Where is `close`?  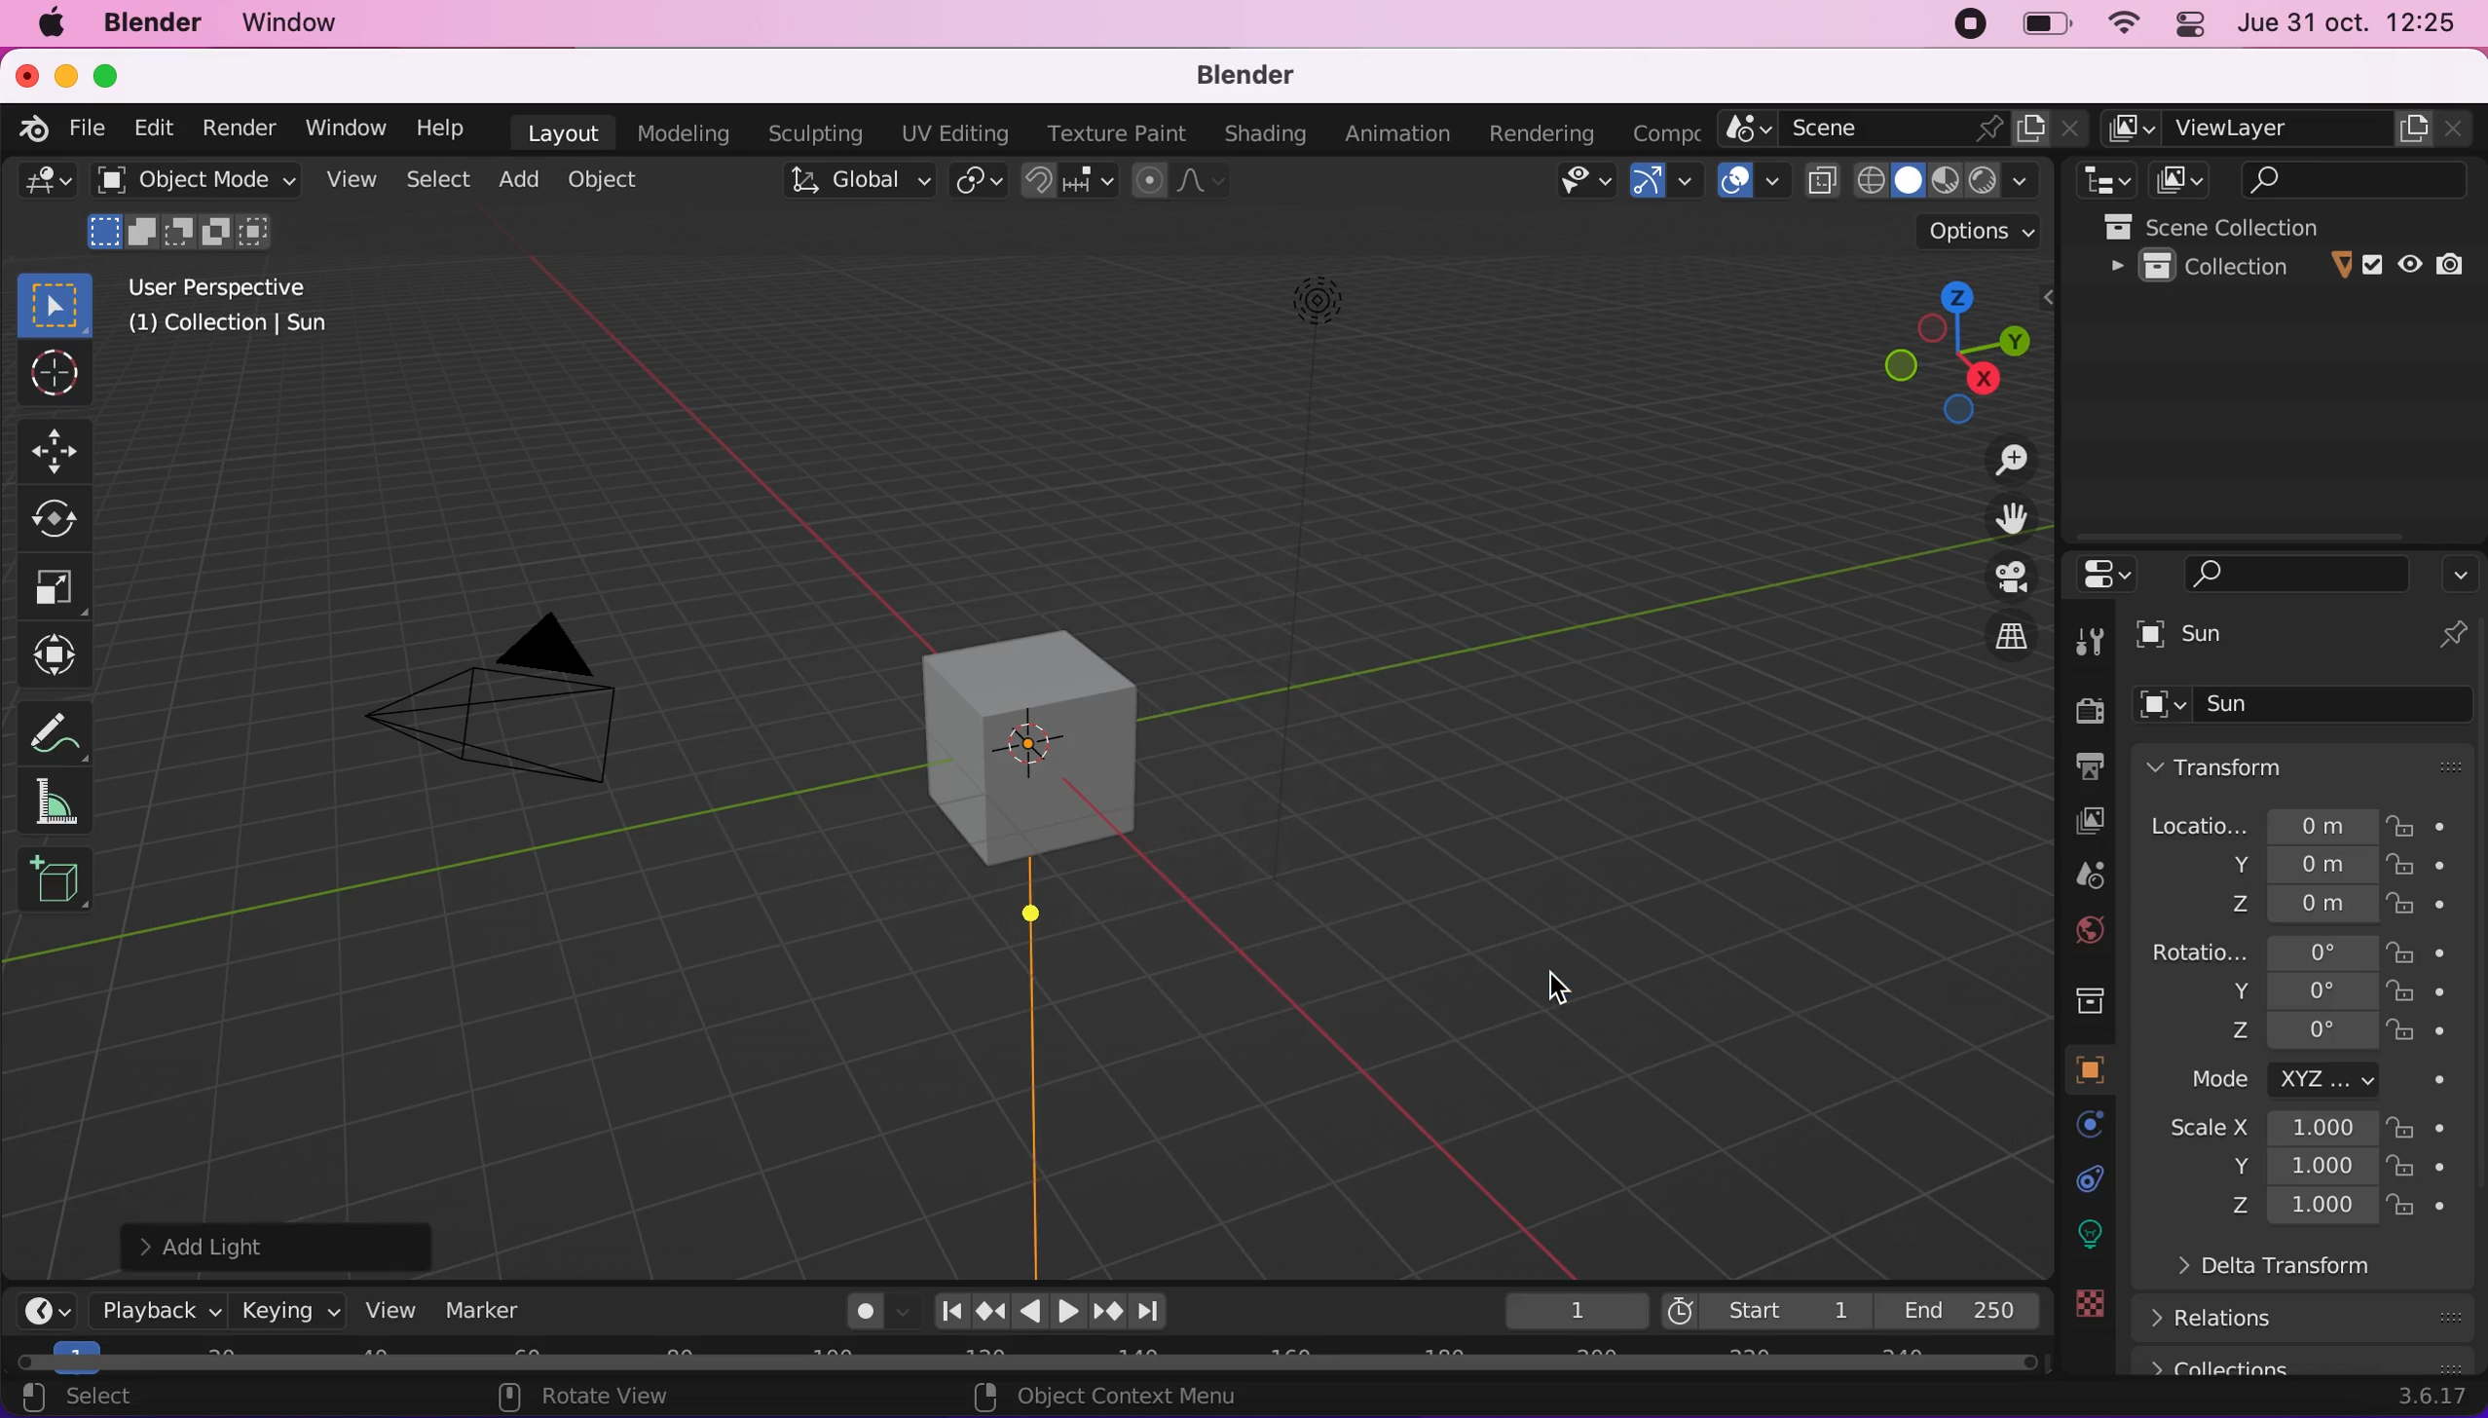 close is located at coordinates (25, 77).